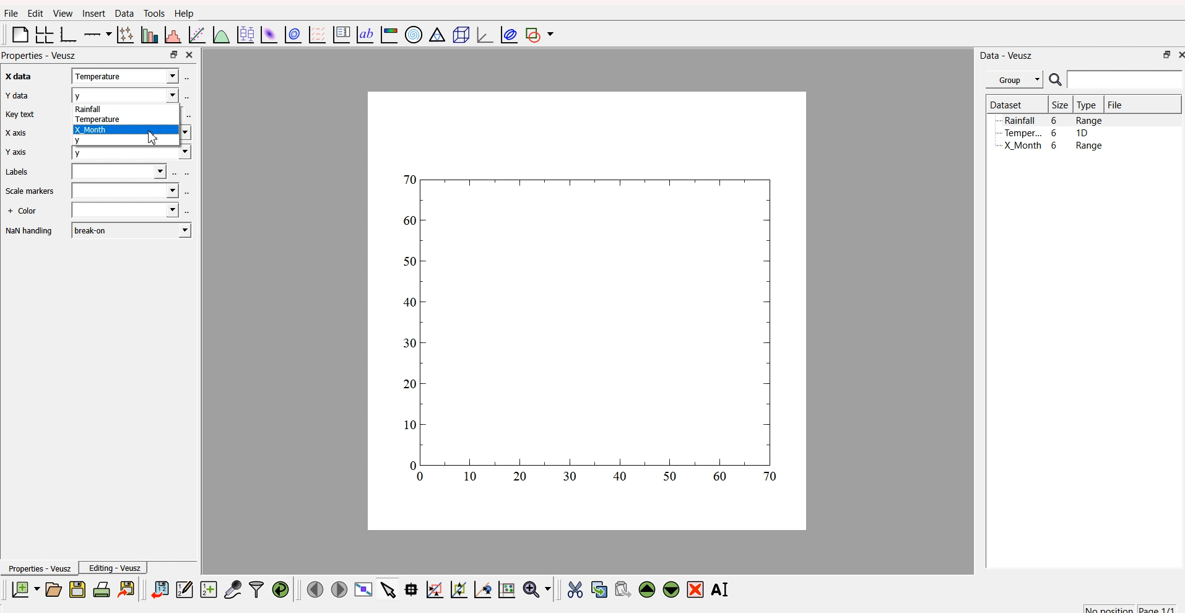 The image size is (1185, 613). Describe the element at coordinates (127, 76) in the screenshot. I see `x` at that location.